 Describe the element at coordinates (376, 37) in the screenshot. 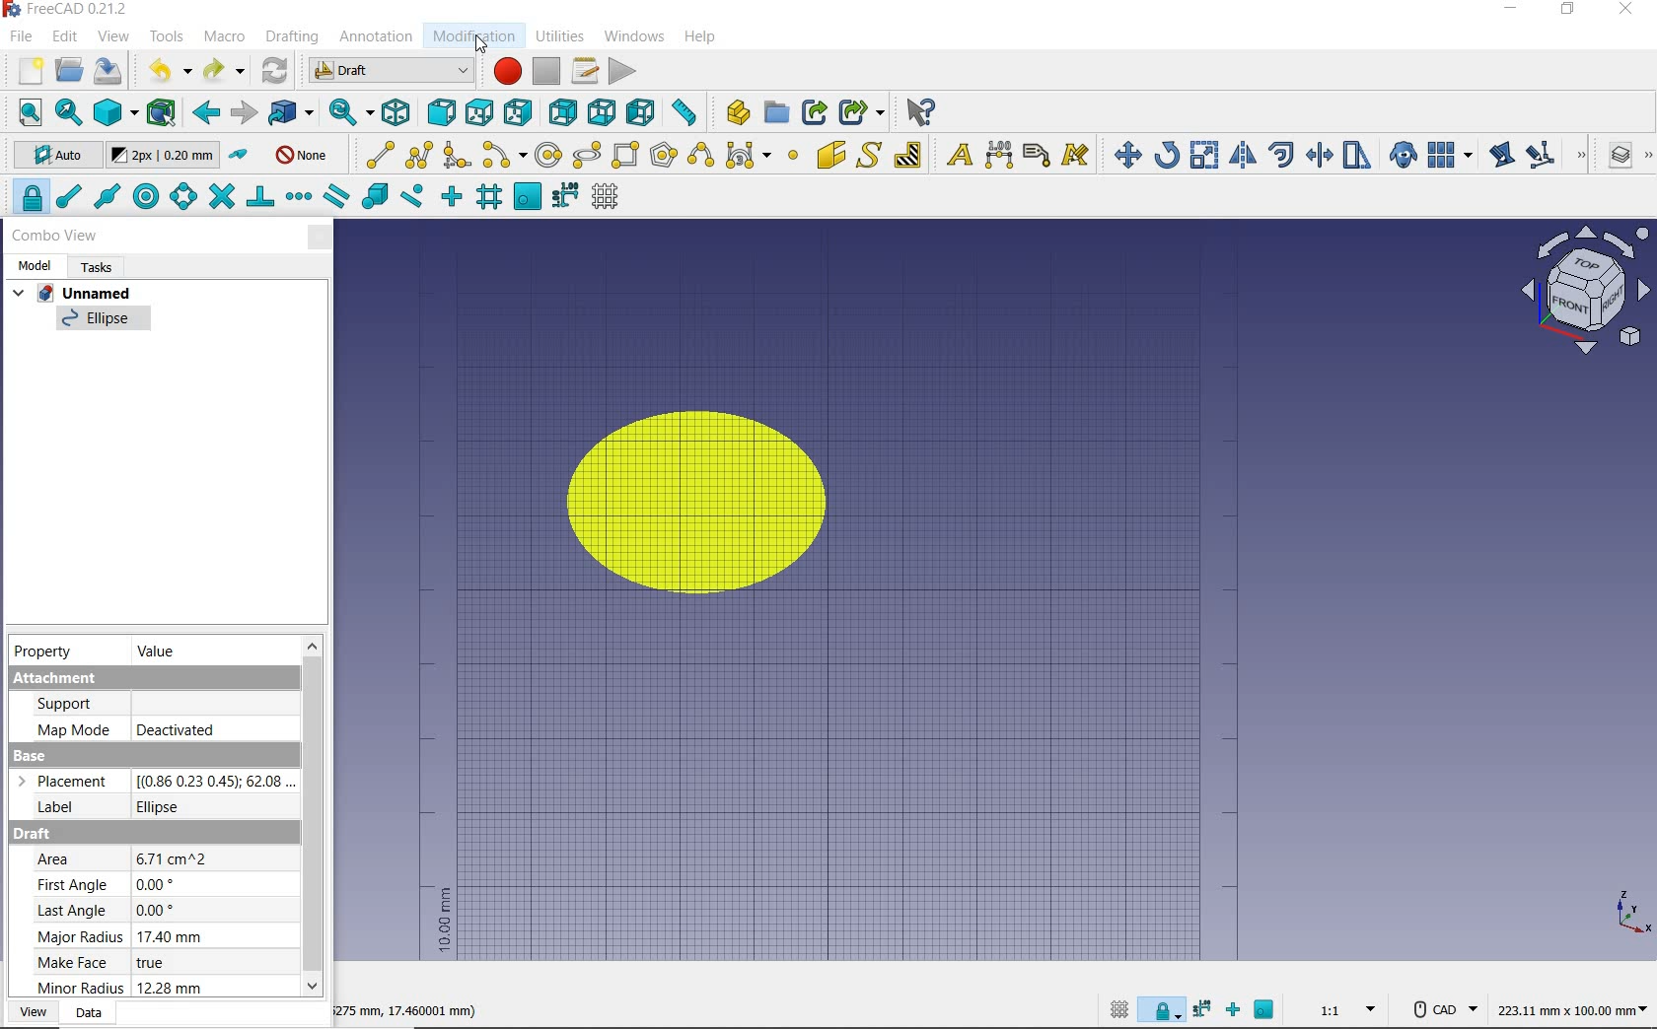

I see `annotation` at that location.